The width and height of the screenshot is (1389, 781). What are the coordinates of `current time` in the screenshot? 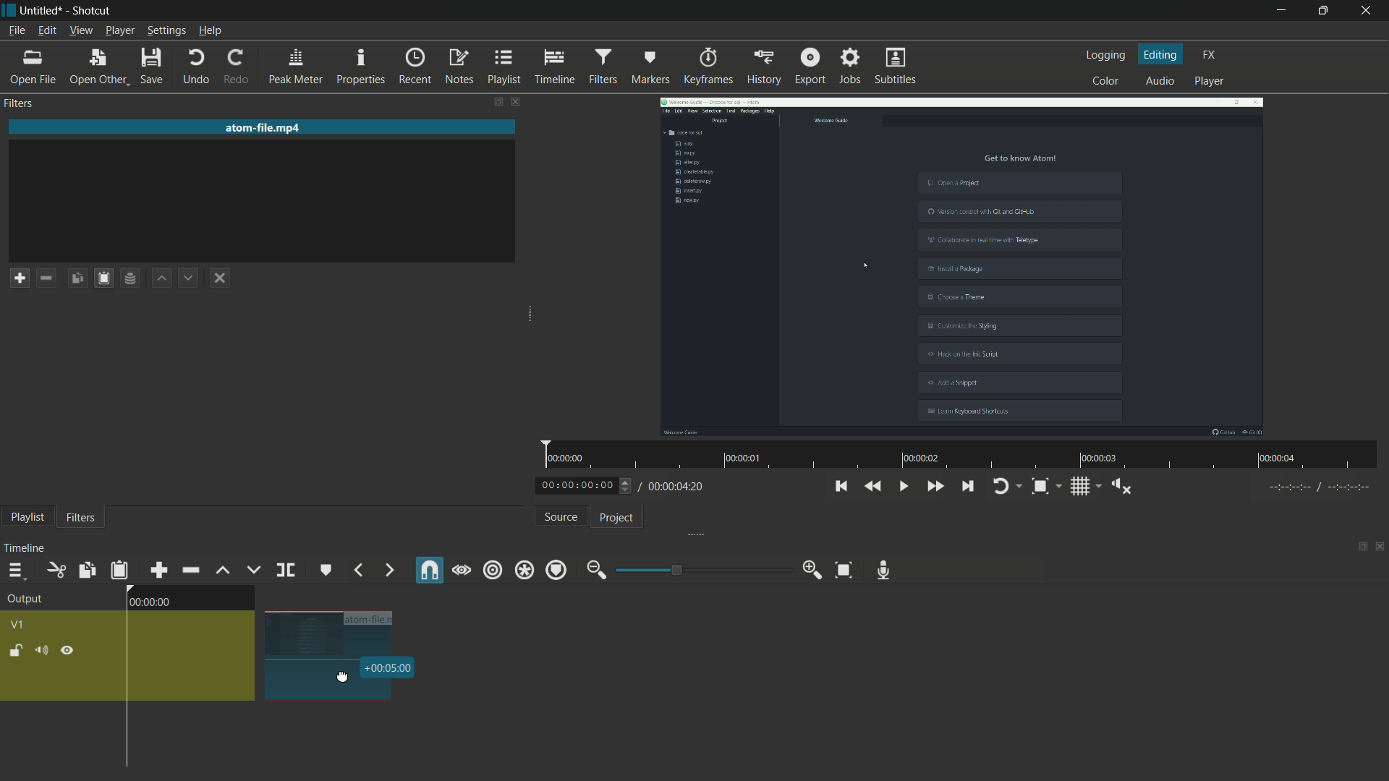 It's located at (577, 485).